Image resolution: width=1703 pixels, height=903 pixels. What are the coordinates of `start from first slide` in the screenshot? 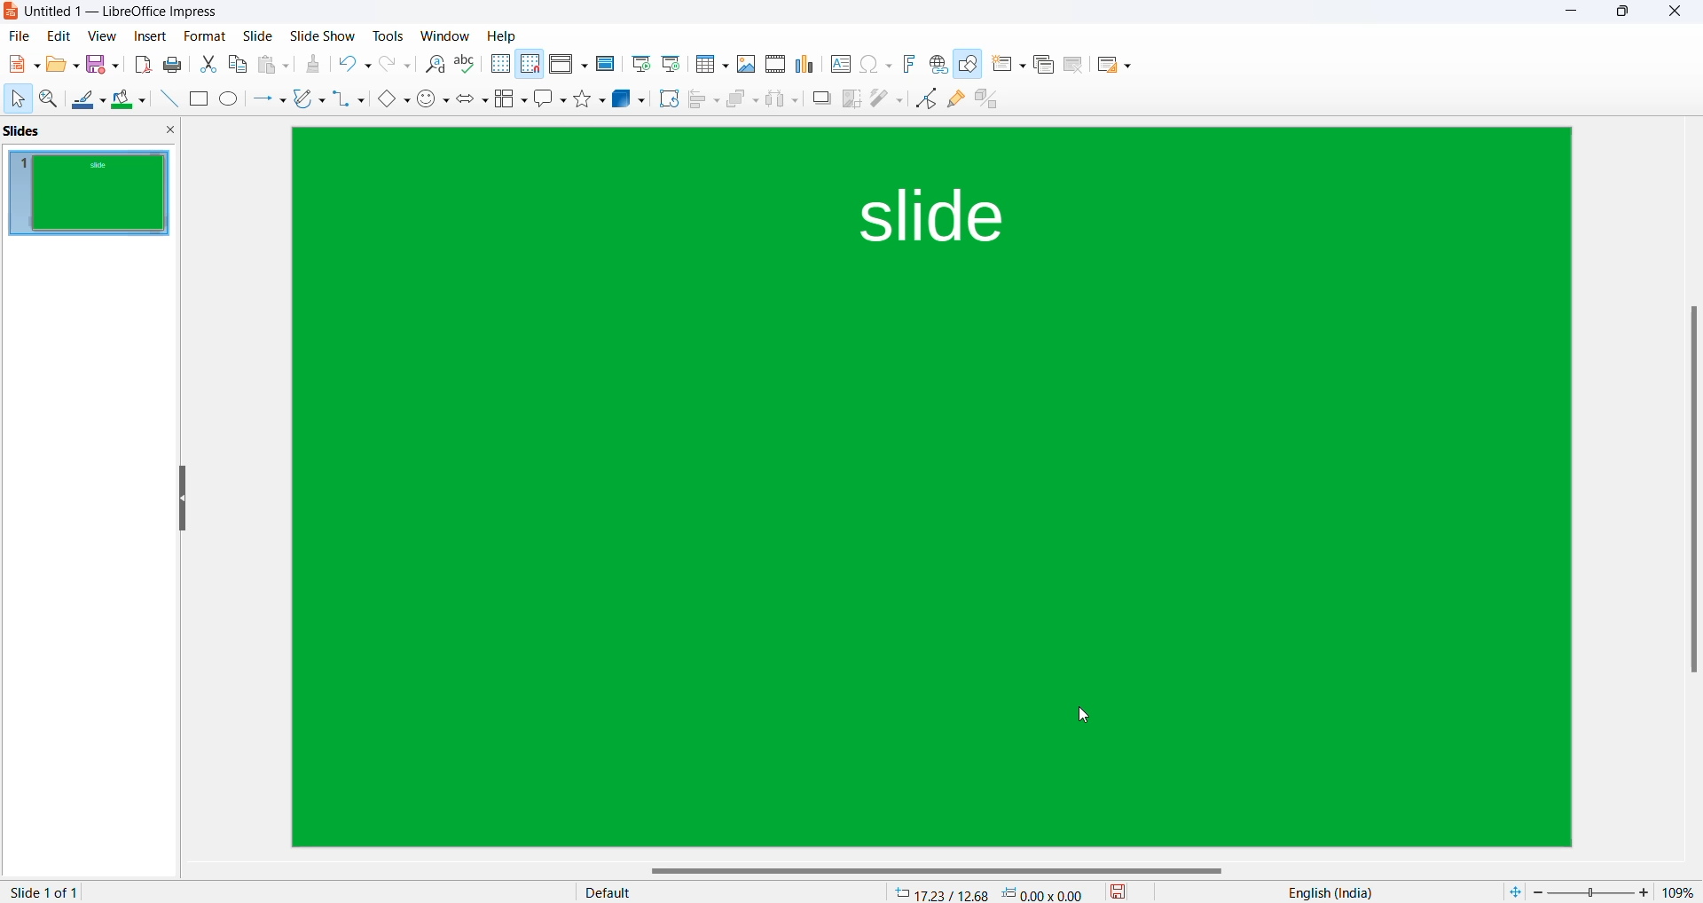 It's located at (640, 64).